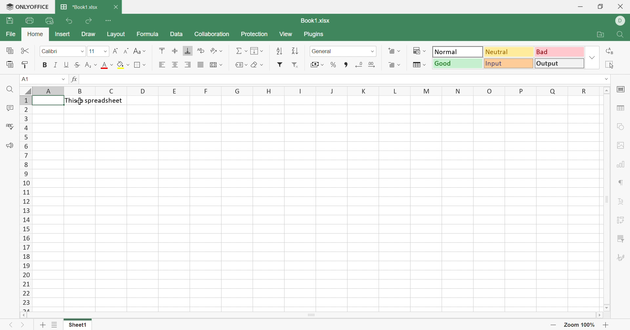  Describe the element at coordinates (115, 49) in the screenshot. I see `Increment Font size` at that location.